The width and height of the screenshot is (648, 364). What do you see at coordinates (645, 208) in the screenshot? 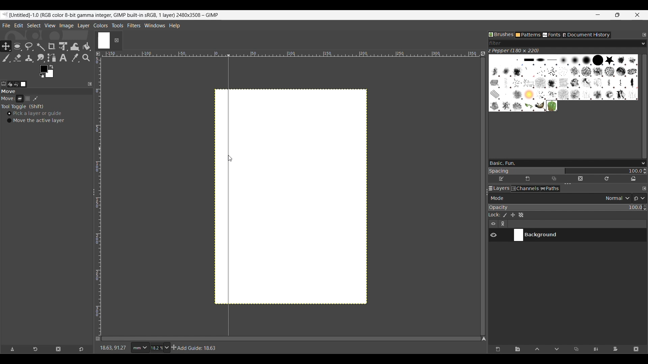
I see `Increase/Decrease opacity` at bounding box center [645, 208].